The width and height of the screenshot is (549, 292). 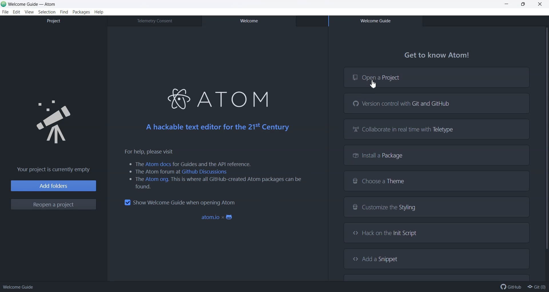 What do you see at coordinates (437, 55) in the screenshot?
I see `Get to know Atom!` at bounding box center [437, 55].